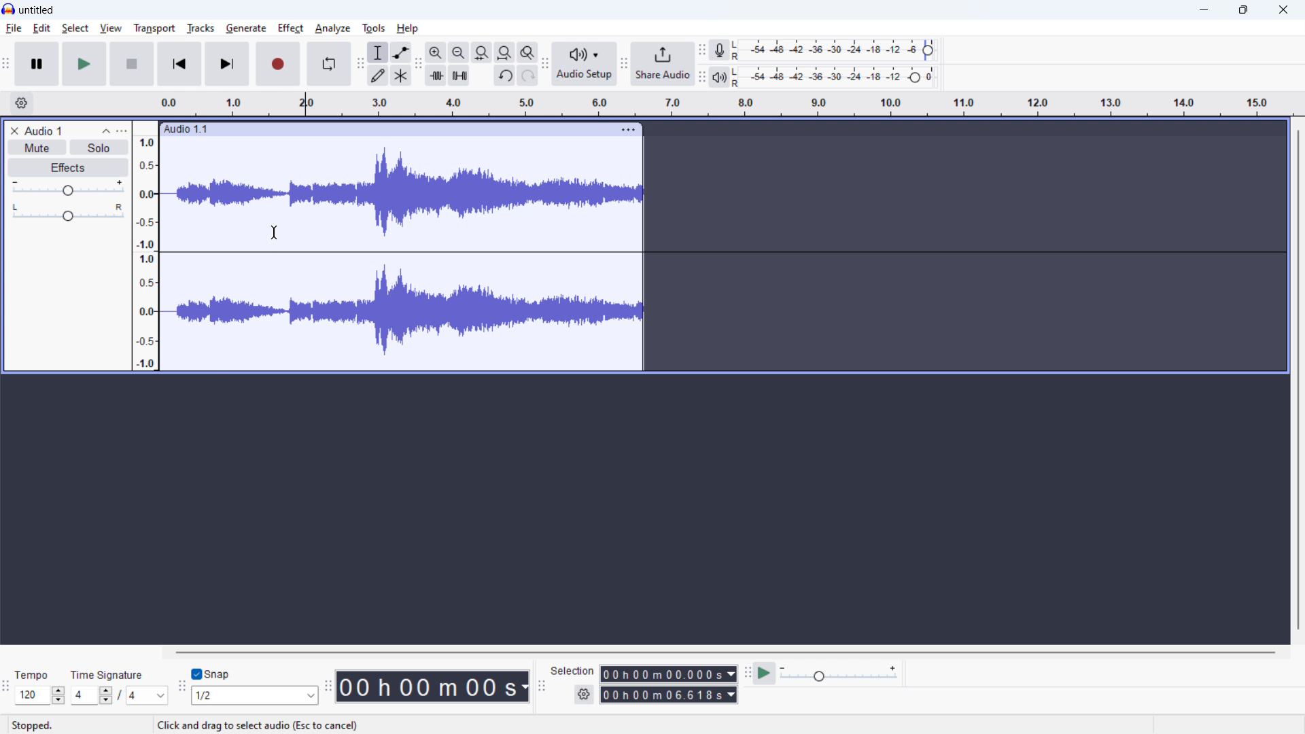  Describe the element at coordinates (764, 674) in the screenshot. I see `play at speed ` at that location.